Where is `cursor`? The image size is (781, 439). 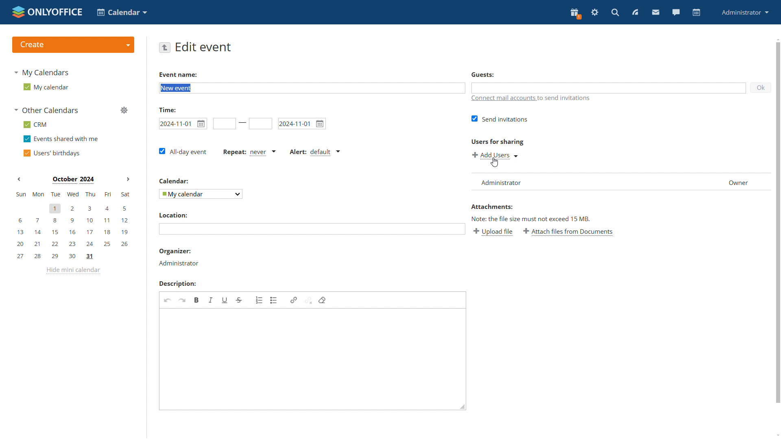
cursor is located at coordinates (494, 162).